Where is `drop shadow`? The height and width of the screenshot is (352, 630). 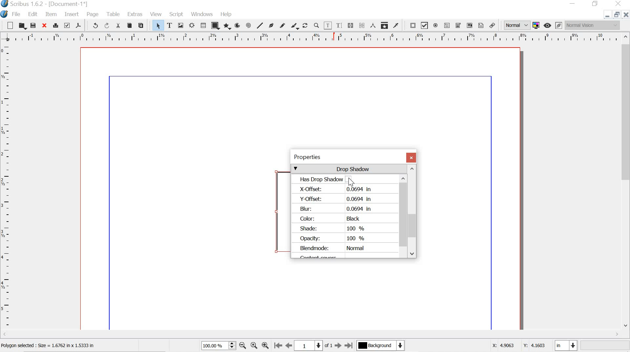
drop shadow is located at coordinates (349, 169).